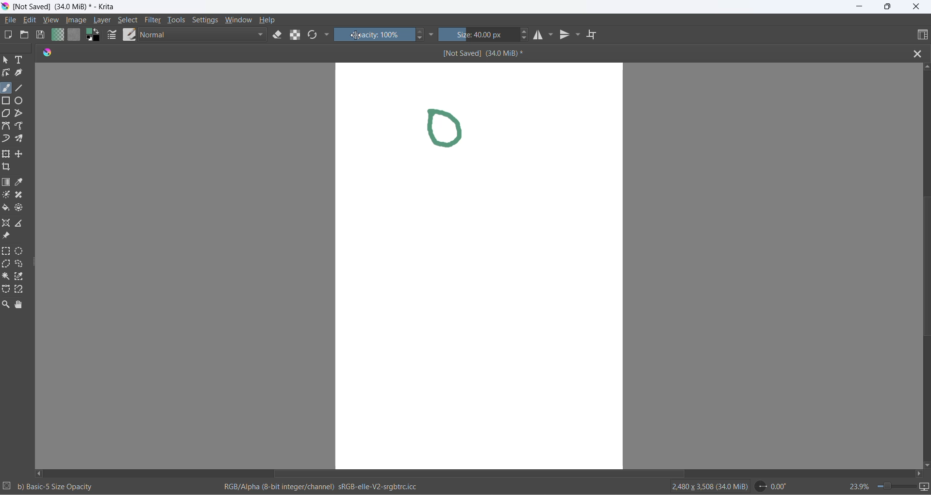 The width and height of the screenshot is (931, 495). Describe the element at coordinates (313, 34) in the screenshot. I see `reload original presets` at that location.